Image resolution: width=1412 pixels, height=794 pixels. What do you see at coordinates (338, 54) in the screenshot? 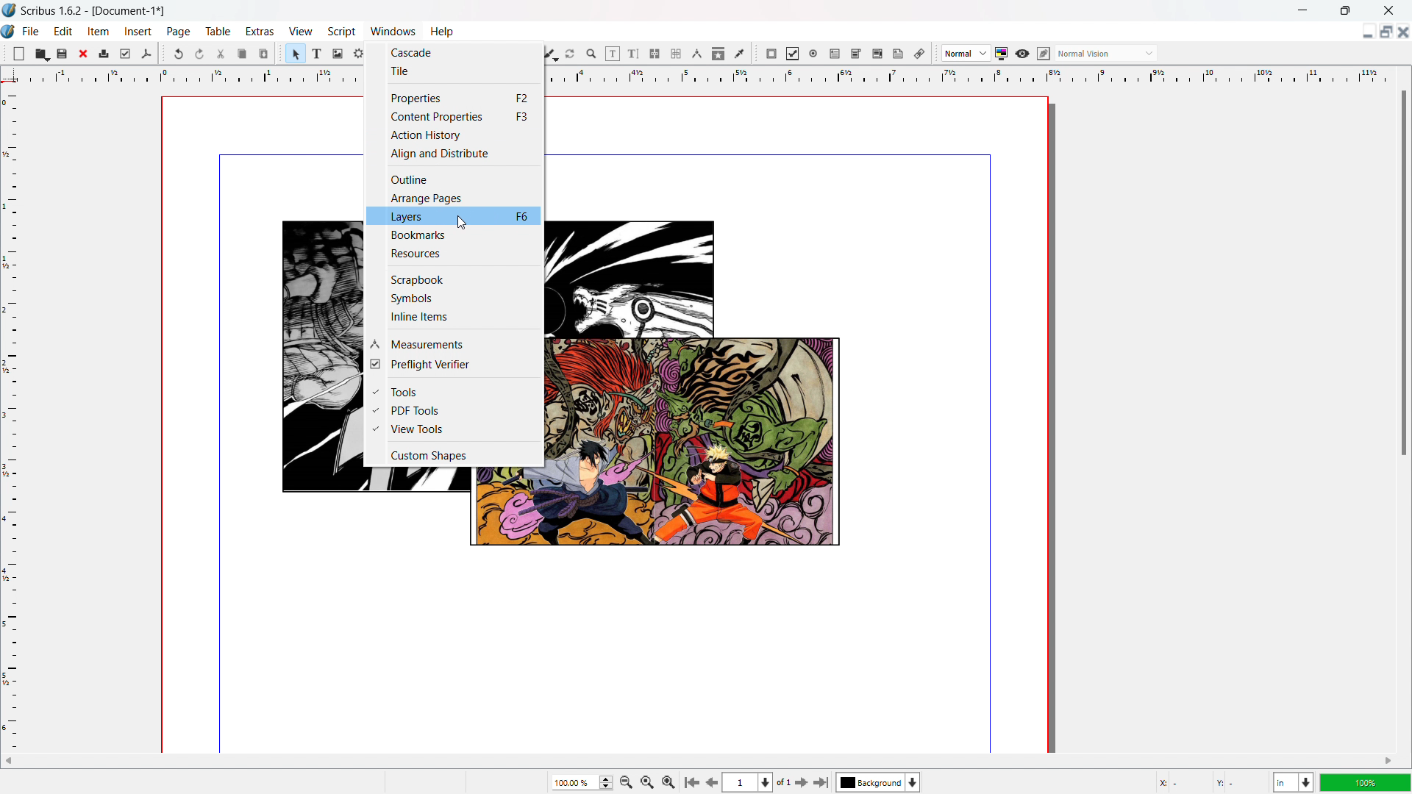
I see `image frame` at bounding box center [338, 54].